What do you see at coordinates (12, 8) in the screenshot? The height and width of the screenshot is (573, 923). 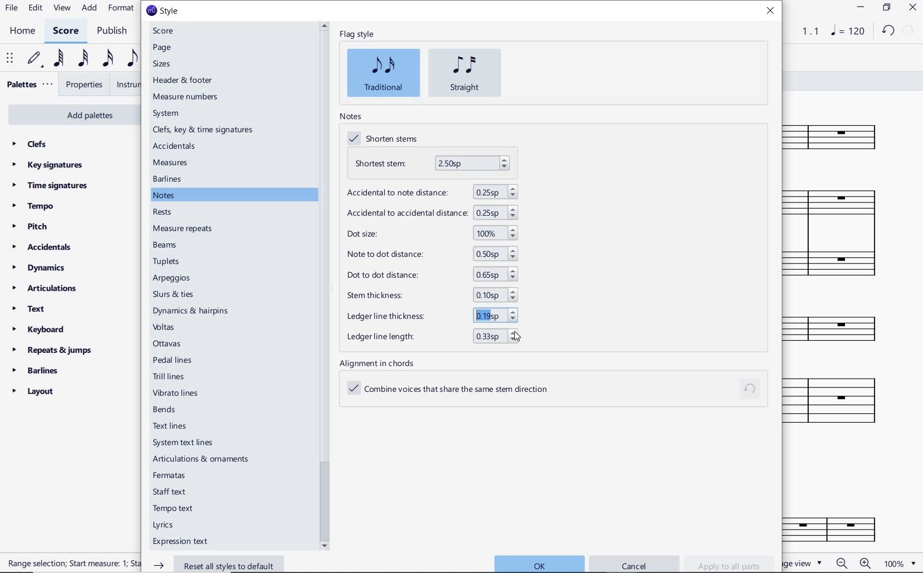 I see `file` at bounding box center [12, 8].